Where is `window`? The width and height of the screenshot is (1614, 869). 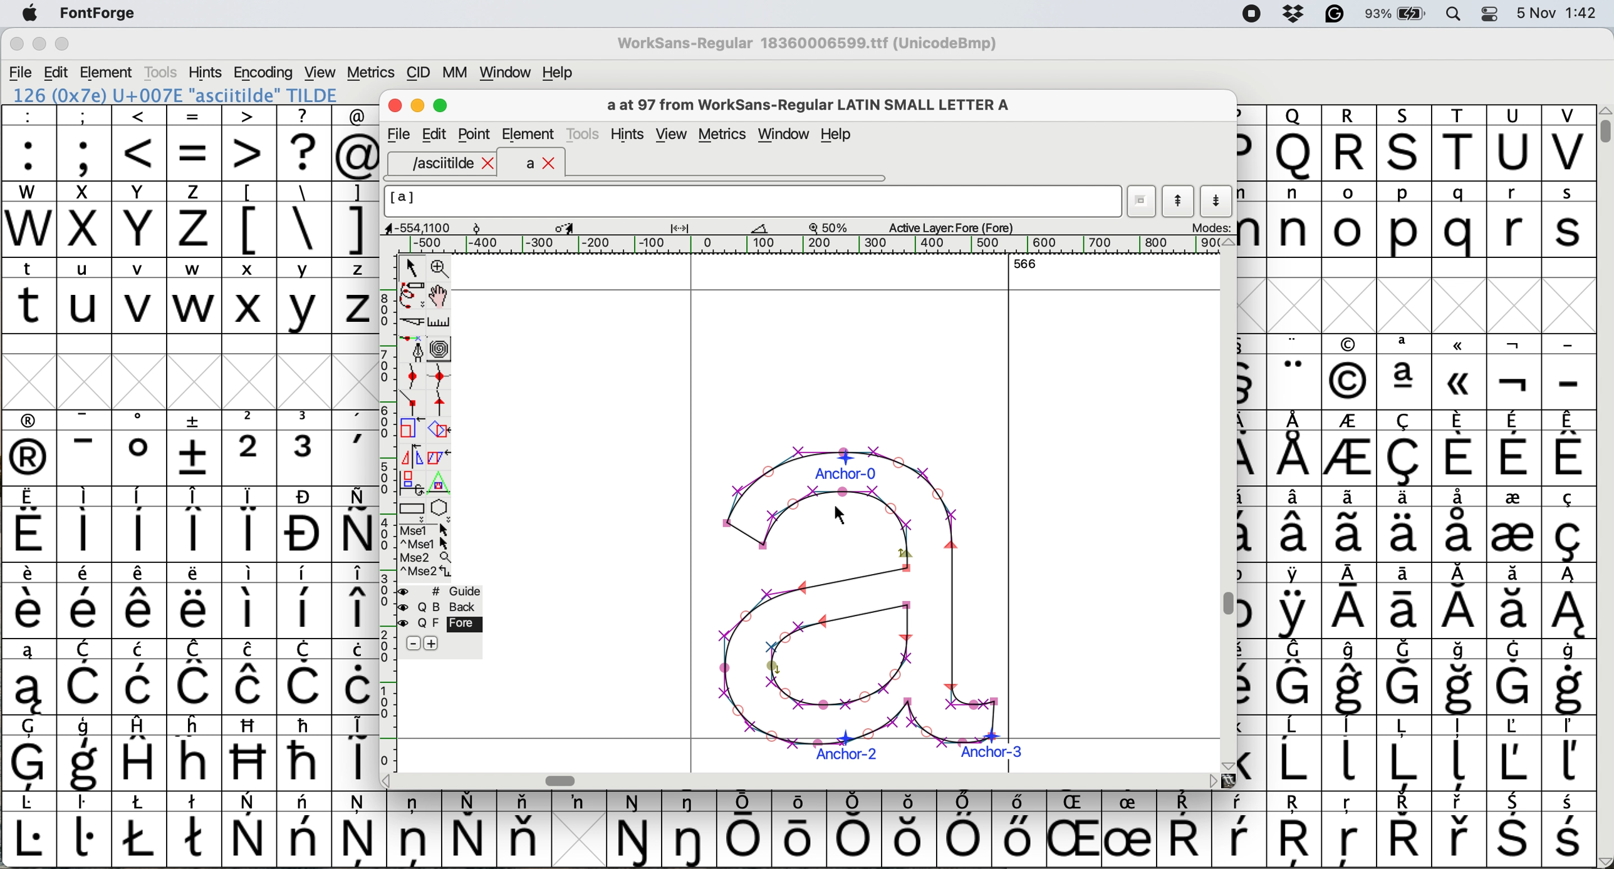 window is located at coordinates (502, 73).